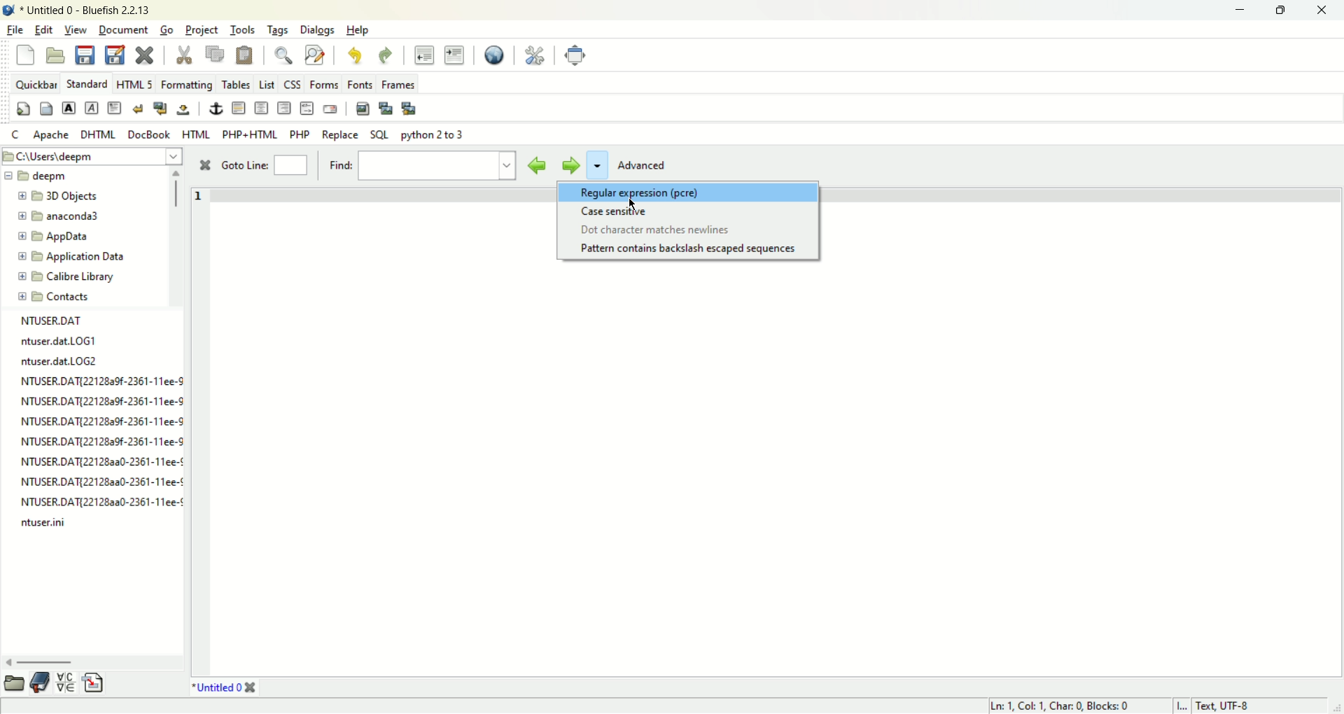 Image resolution: width=1344 pixels, height=714 pixels. I want to click on cut, so click(183, 56).